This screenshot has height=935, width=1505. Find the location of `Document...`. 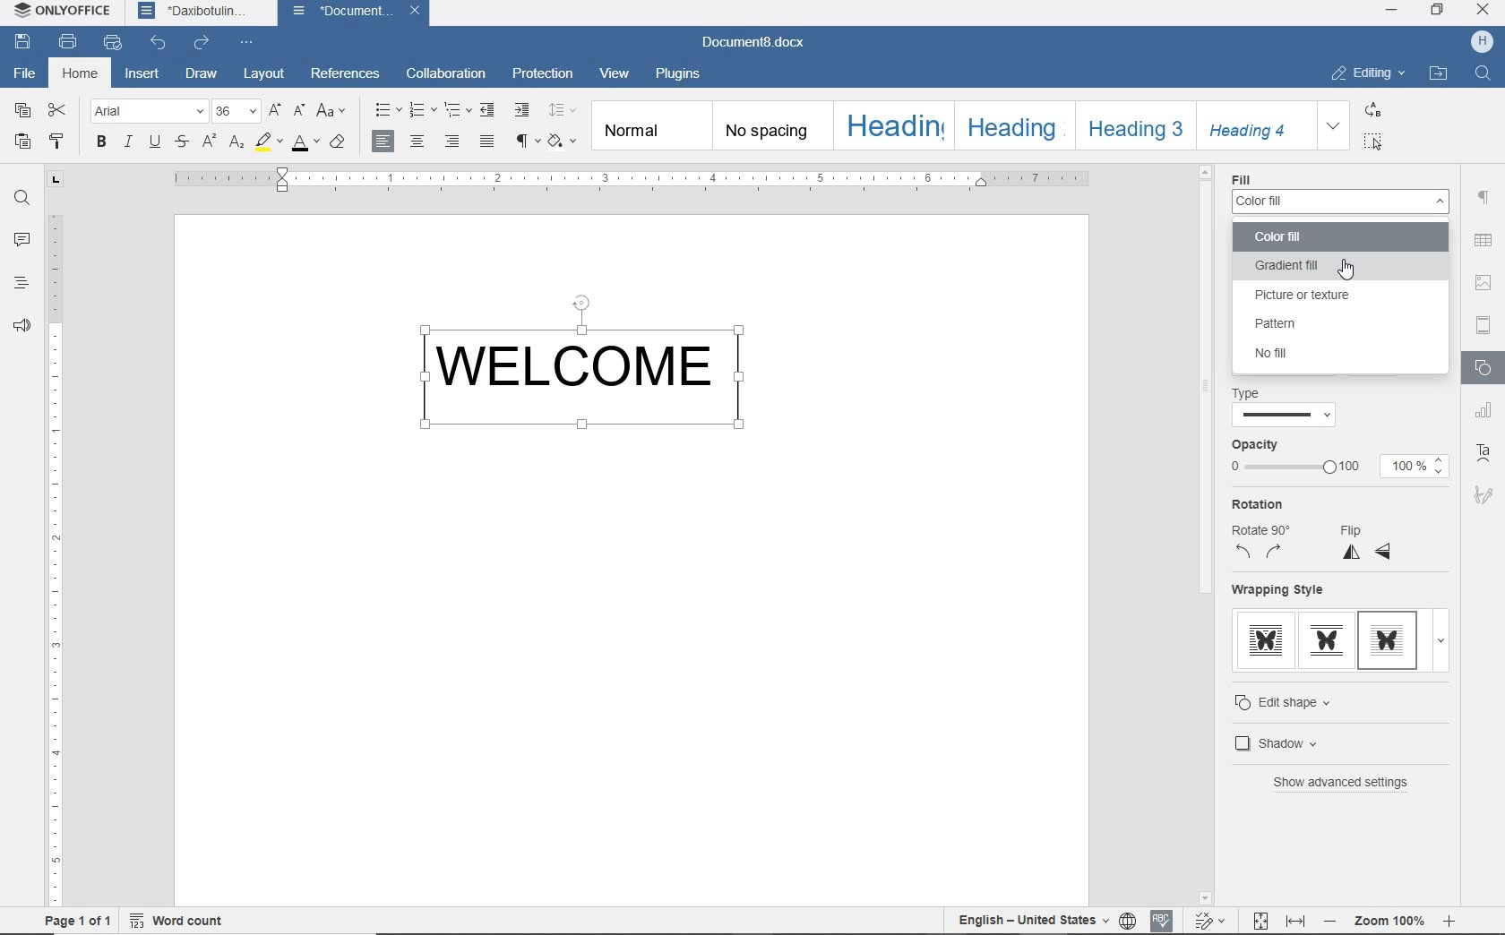

Document... is located at coordinates (343, 12).